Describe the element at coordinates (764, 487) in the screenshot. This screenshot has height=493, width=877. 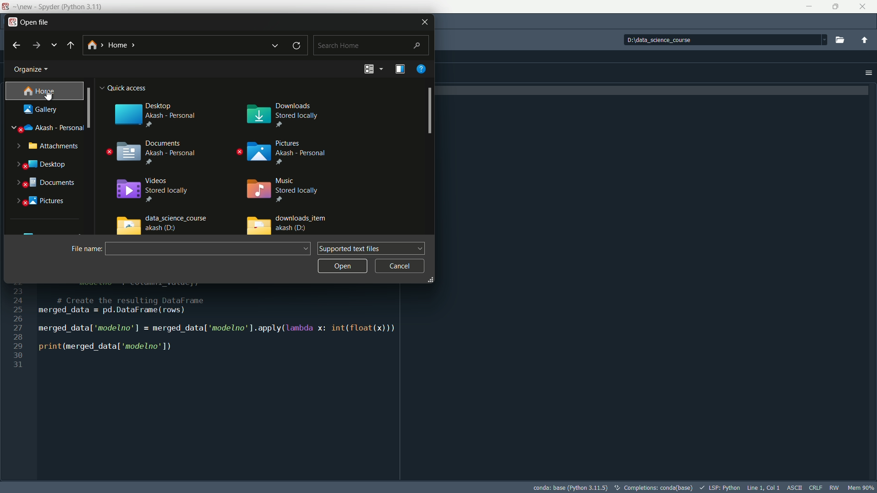
I see `cursor position` at that location.